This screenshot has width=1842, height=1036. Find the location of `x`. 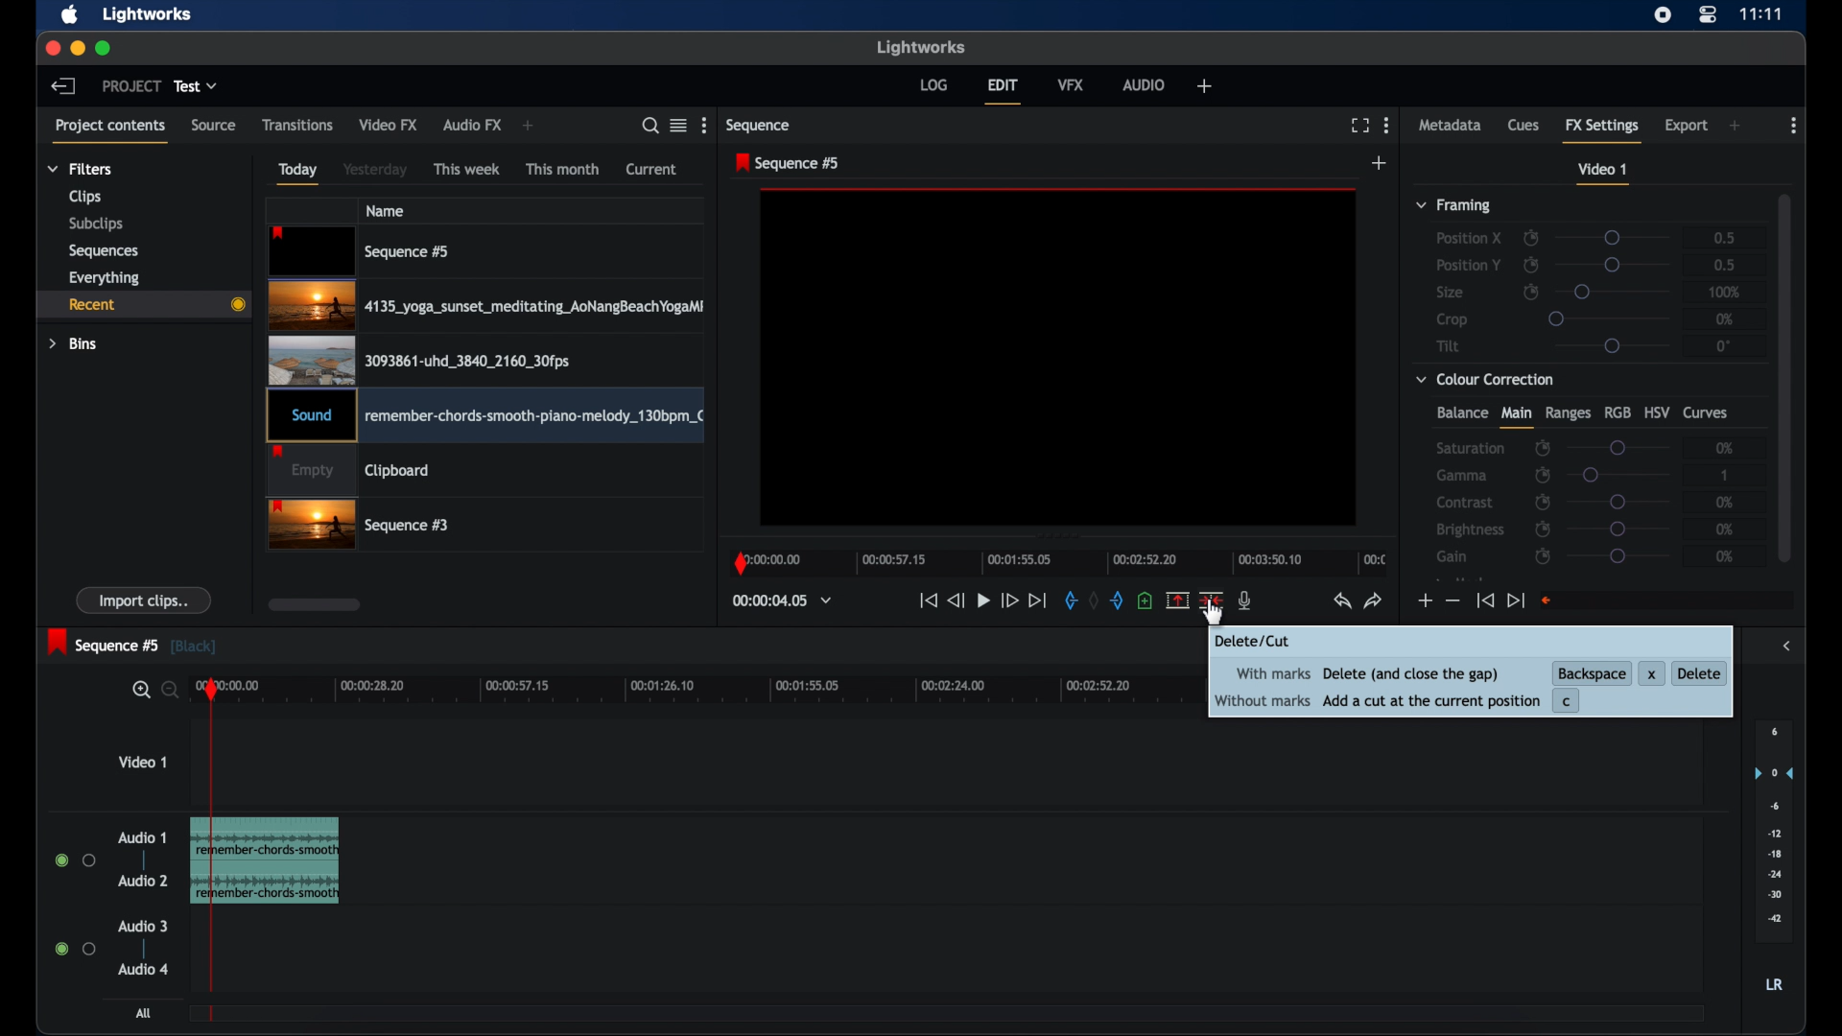

x is located at coordinates (1651, 671).